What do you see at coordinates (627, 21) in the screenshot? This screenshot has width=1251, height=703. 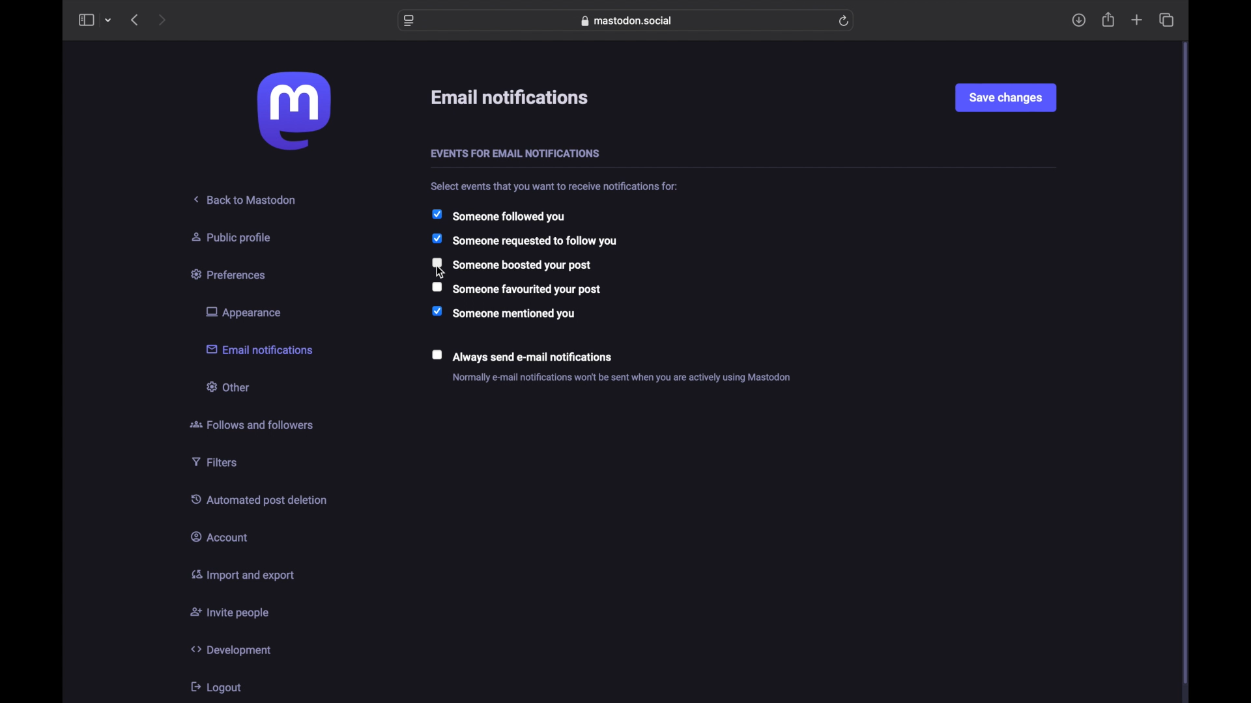 I see `web address` at bounding box center [627, 21].